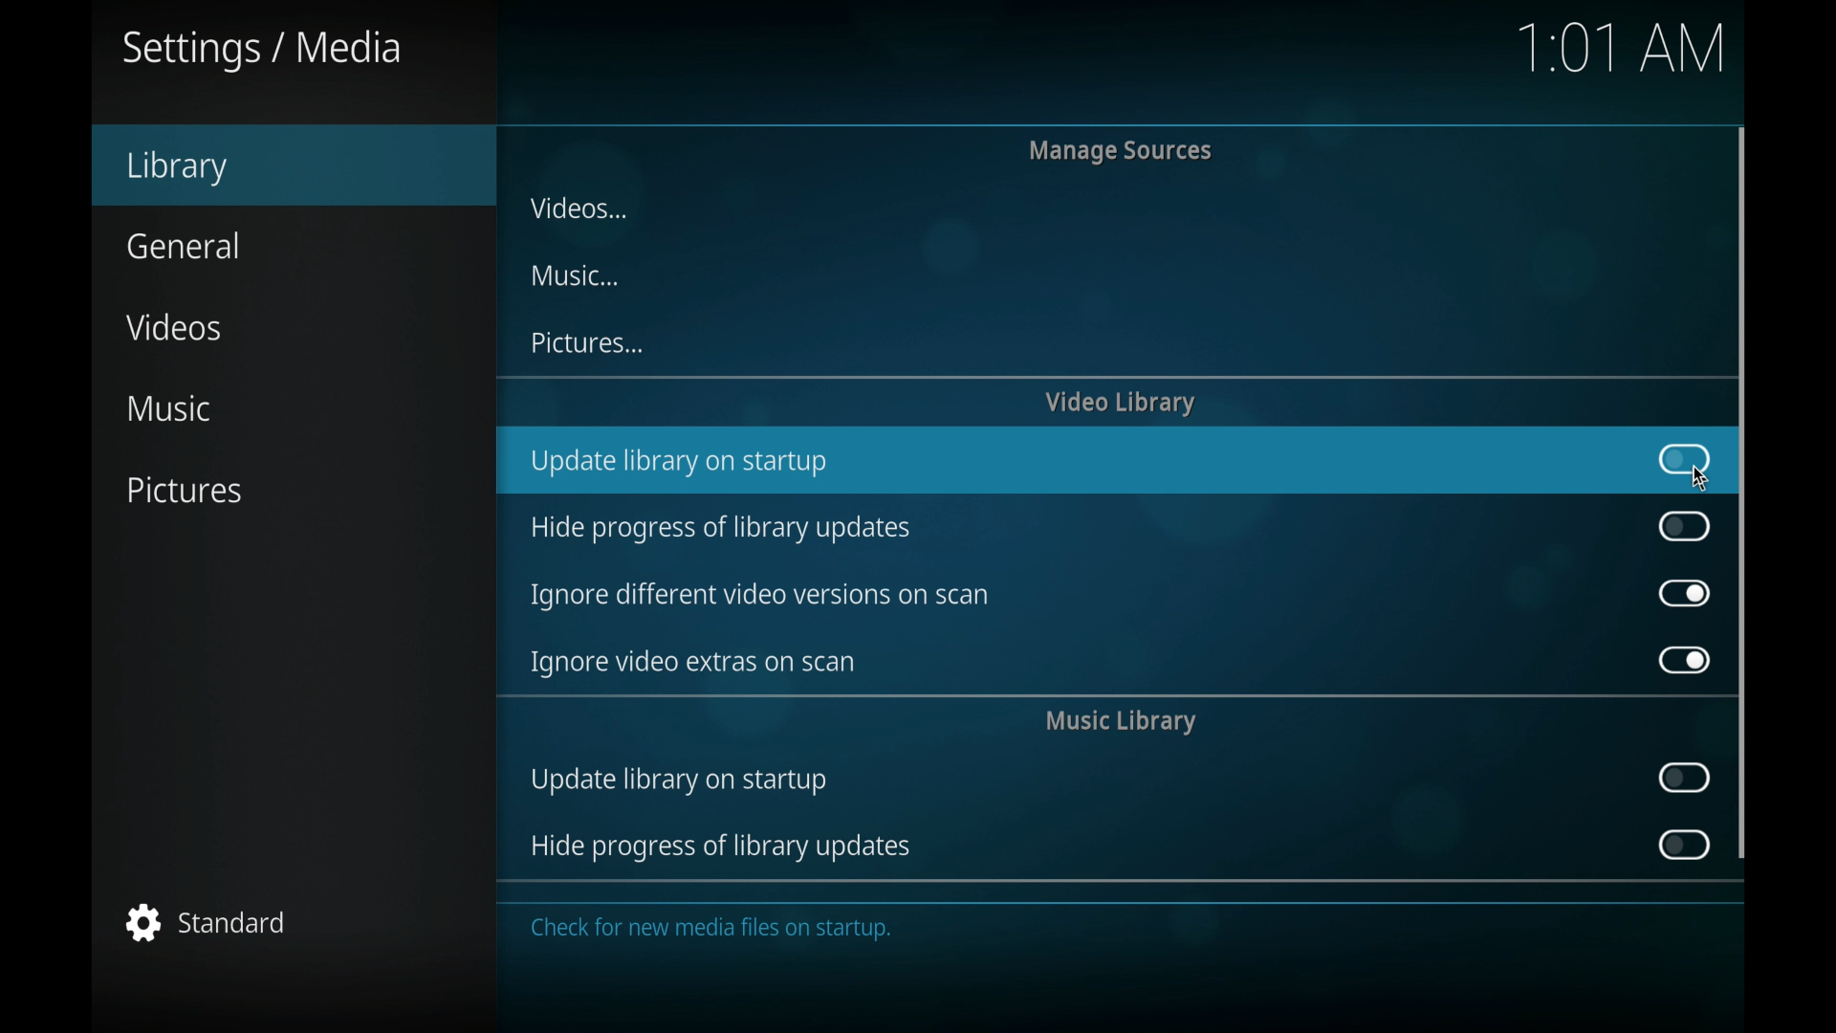  What do you see at coordinates (1682, 845) in the screenshot?
I see `toggle button` at bounding box center [1682, 845].